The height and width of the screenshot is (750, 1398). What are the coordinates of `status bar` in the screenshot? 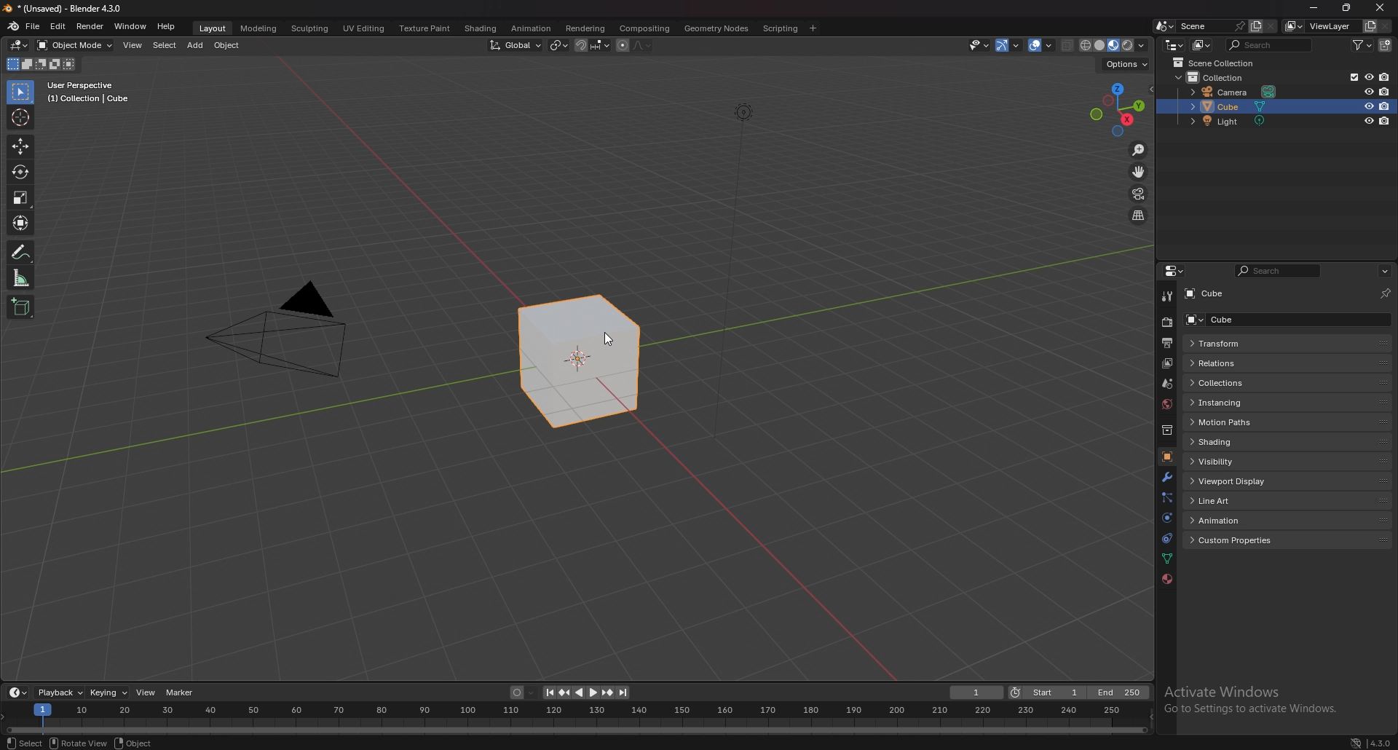 It's located at (159, 741).